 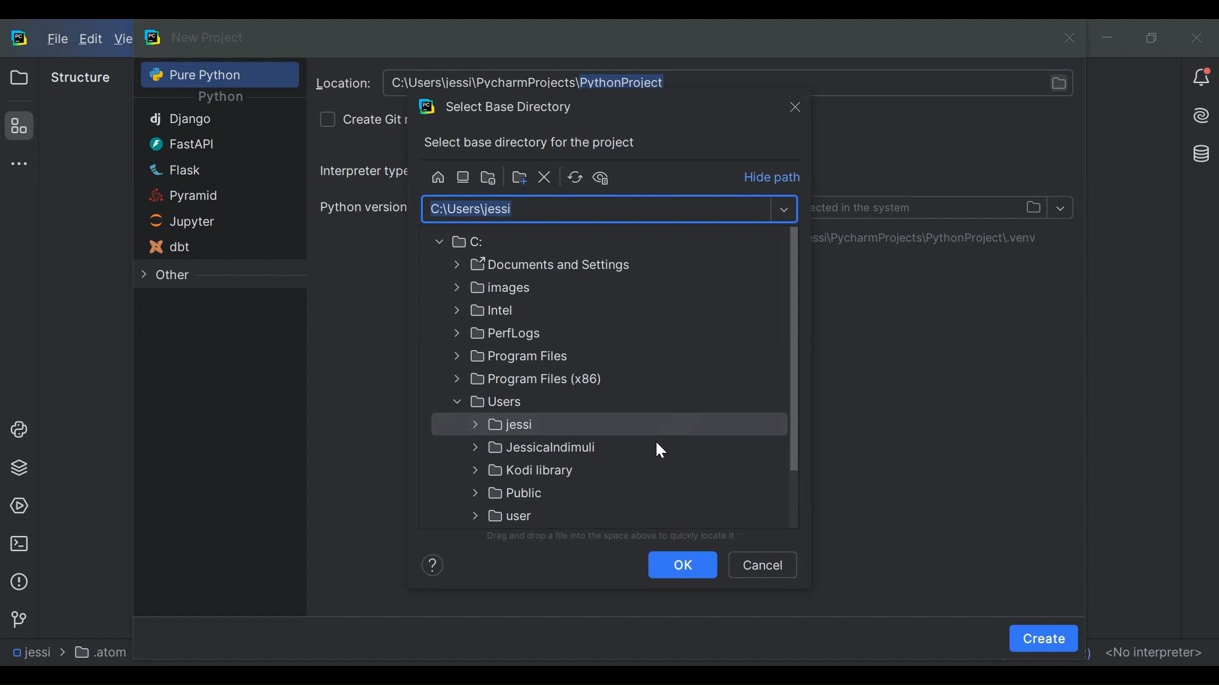 I want to click on AI Assistant, so click(x=1200, y=115).